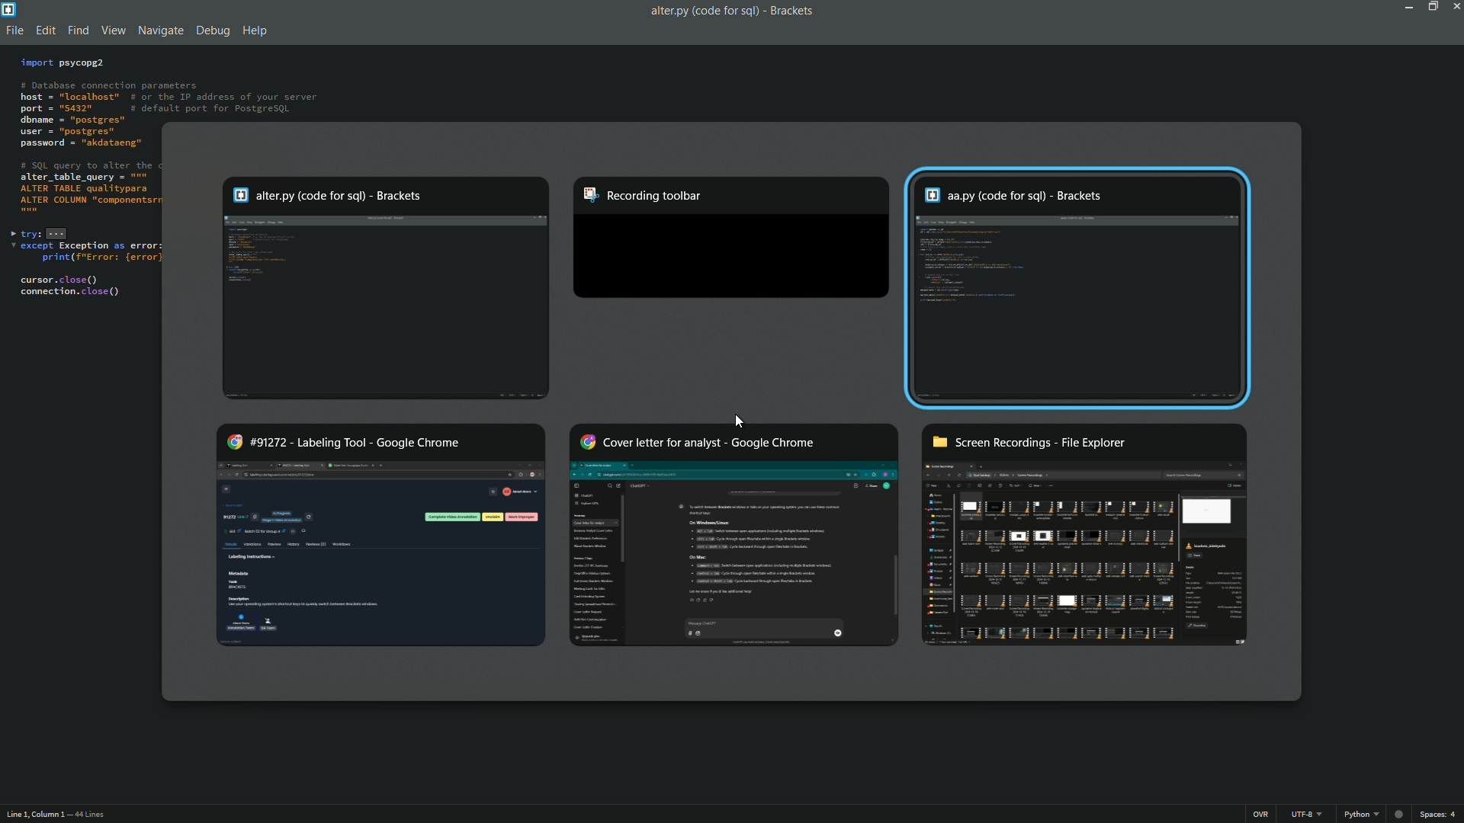 The width and height of the screenshot is (1464, 823). Describe the element at coordinates (1086, 536) in the screenshot. I see `screen recording-file explorer window` at that location.